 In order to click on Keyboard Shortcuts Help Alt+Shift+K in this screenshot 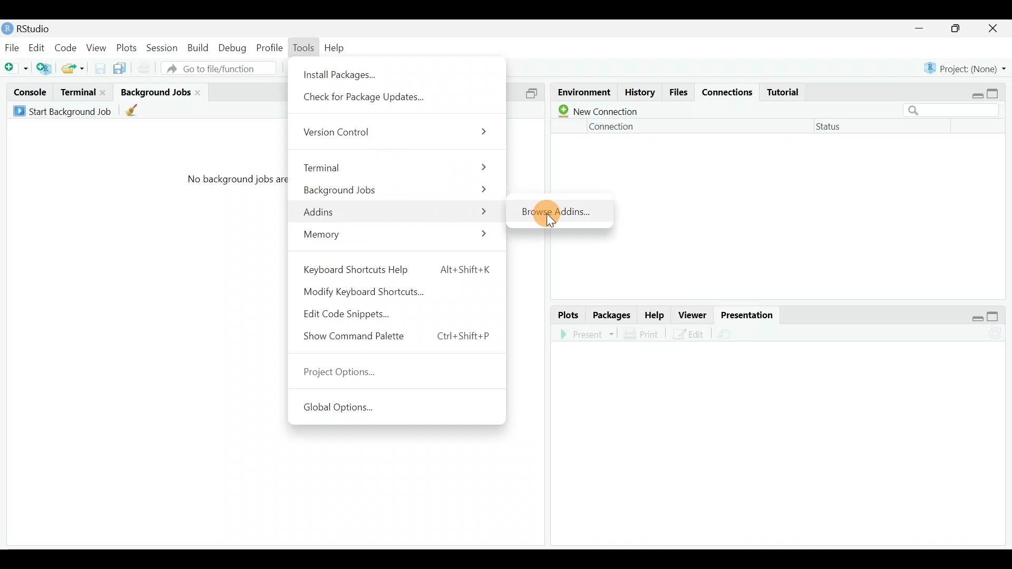, I will do `click(396, 269)`.